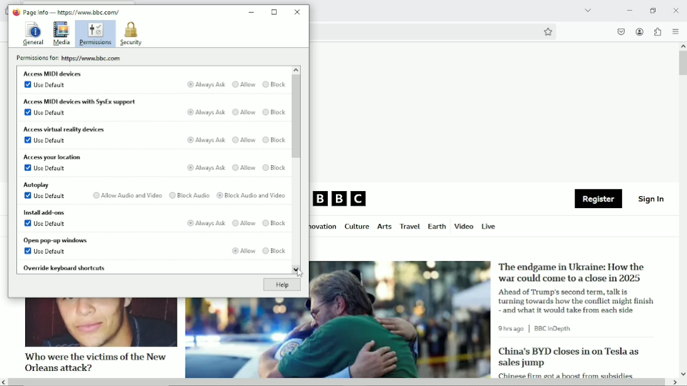 The height and width of the screenshot is (386, 687). Describe the element at coordinates (296, 116) in the screenshot. I see `scroll bar` at that location.